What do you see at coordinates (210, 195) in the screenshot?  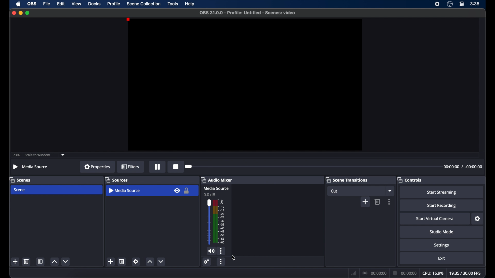 I see `0.0 dB` at bounding box center [210, 195].